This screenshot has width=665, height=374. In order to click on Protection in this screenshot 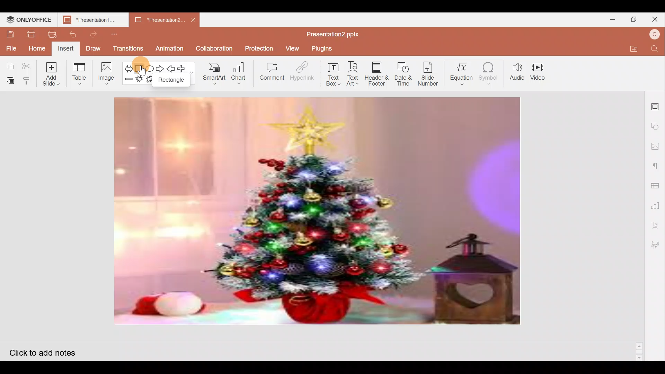, I will do `click(257, 48)`.